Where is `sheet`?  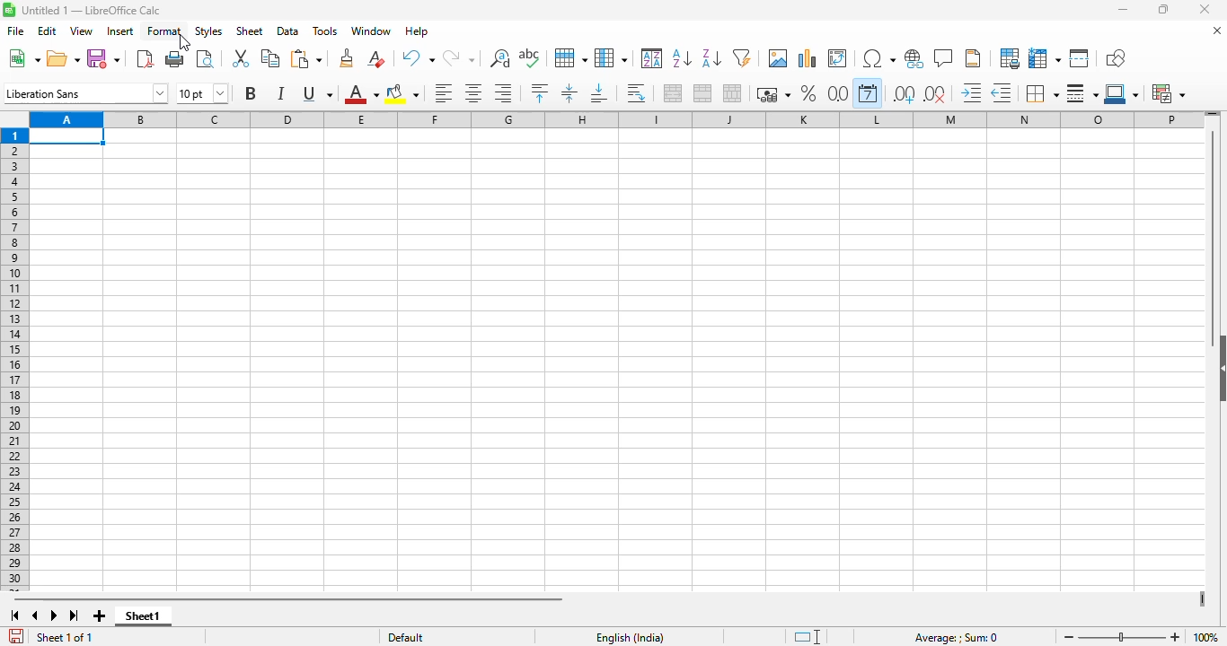 sheet is located at coordinates (249, 31).